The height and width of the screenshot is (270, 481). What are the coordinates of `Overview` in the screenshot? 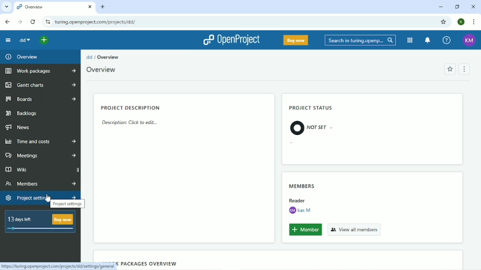 It's located at (102, 69).